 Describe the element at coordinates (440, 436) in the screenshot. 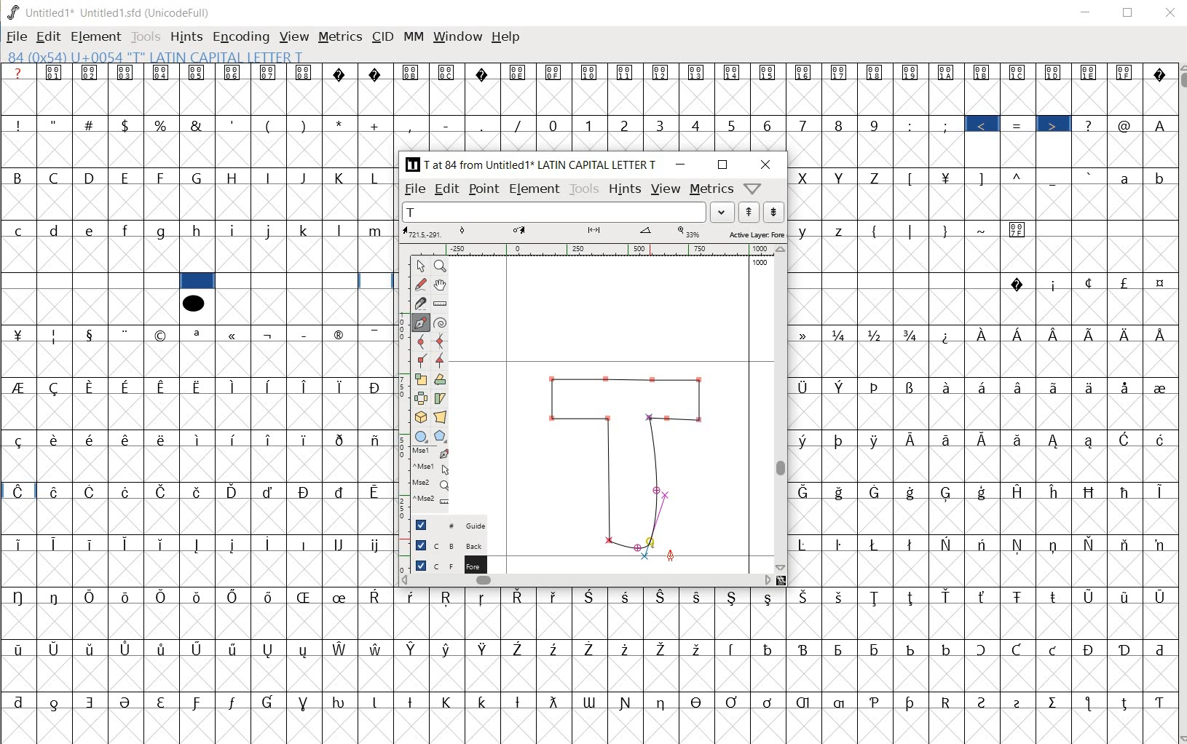

I see `polygon/star` at that location.